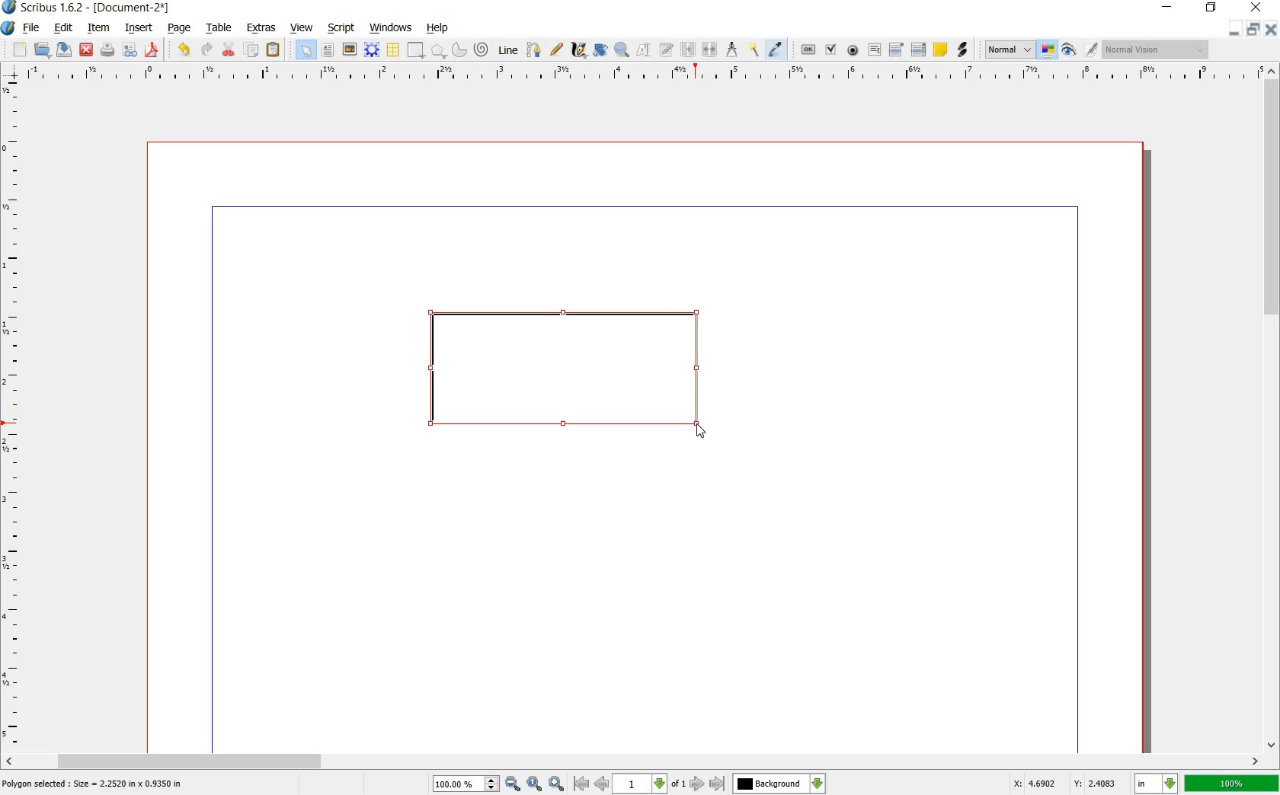 This screenshot has width=1280, height=795. I want to click on TABLE, so click(394, 50).